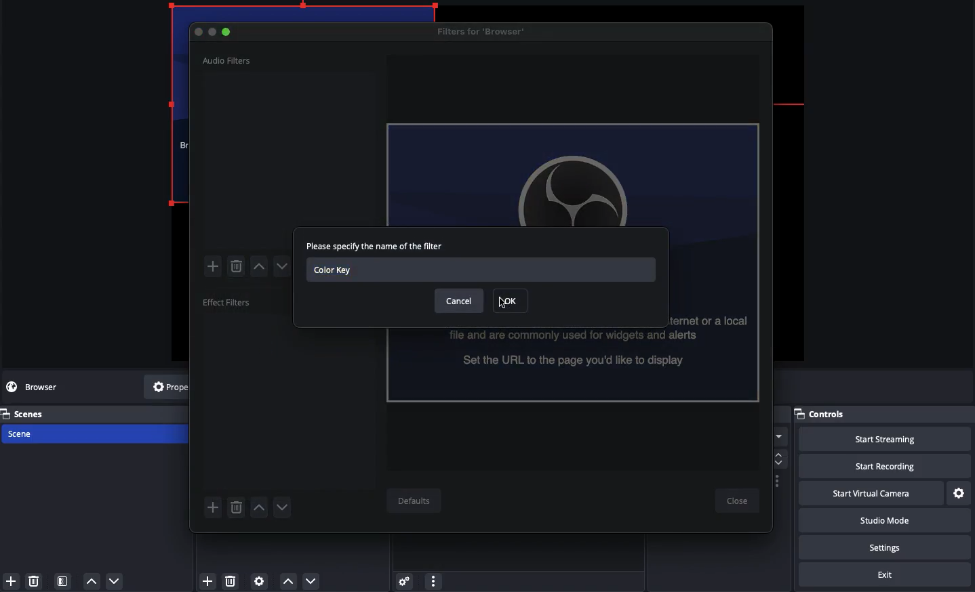  I want to click on more, so click(778, 435).